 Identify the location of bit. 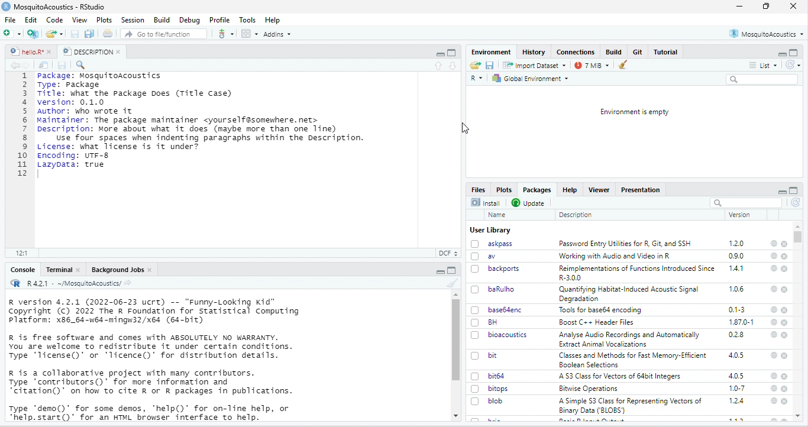
(485, 355).